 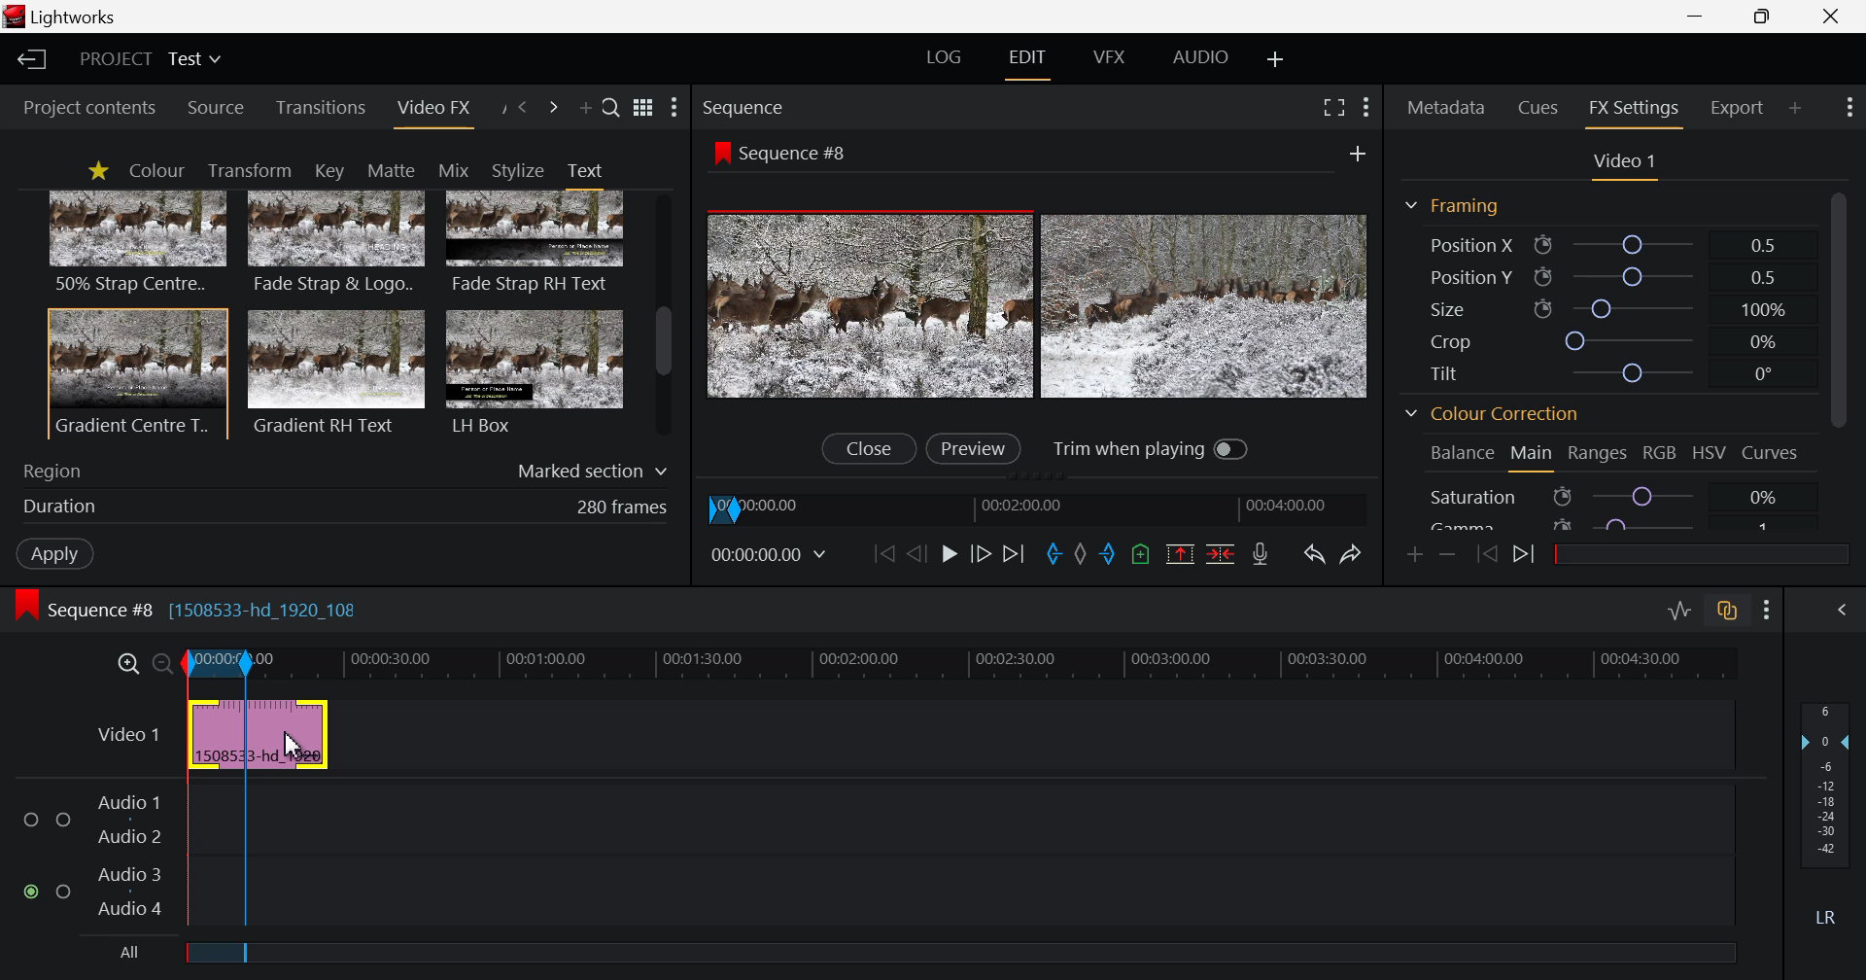 I want to click on Preview Altered, so click(x=1043, y=301).